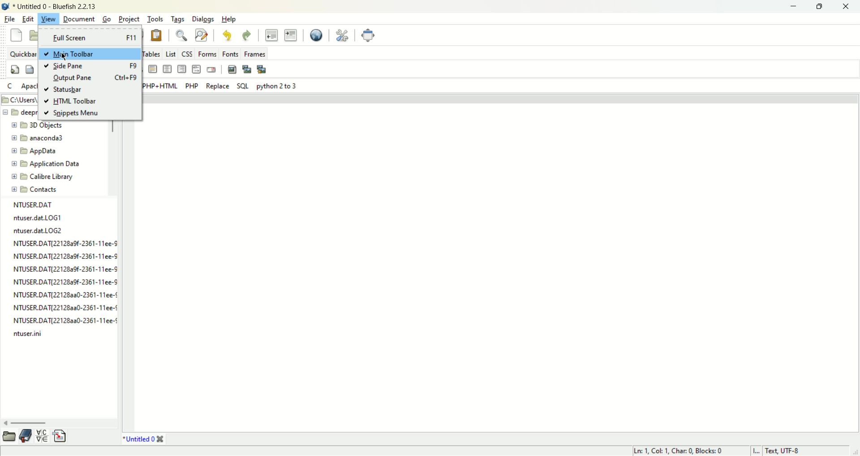 Image resolution: width=860 pixels, height=456 pixels. Describe the element at coordinates (316, 35) in the screenshot. I see `preview in browser` at that location.